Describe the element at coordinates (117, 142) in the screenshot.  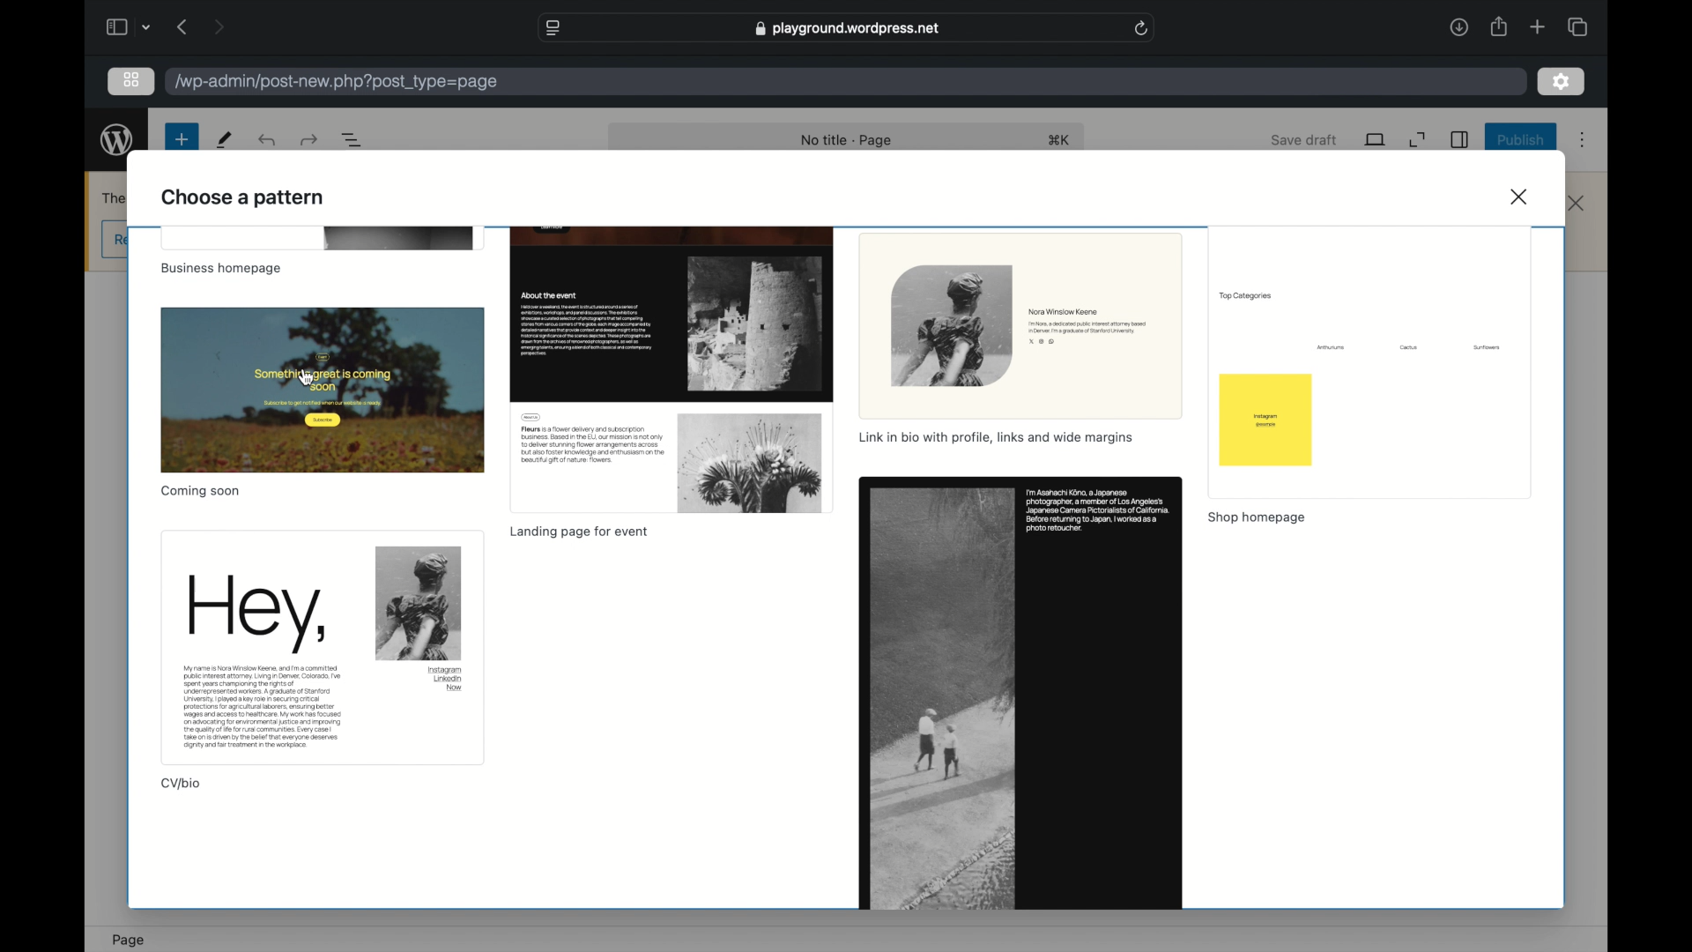
I see `wordpress` at that location.